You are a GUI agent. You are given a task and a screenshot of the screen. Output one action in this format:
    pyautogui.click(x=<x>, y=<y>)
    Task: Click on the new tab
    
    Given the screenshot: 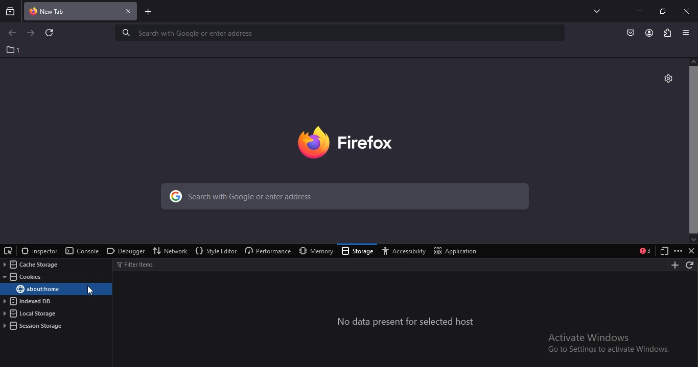 What is the action you would take?
    pyautogui.click(x=149, y=13)
    